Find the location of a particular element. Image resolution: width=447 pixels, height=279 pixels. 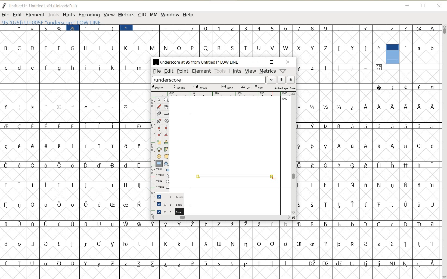

add a curve point always either horizontal or vertical is located at coordinates (166, 128).